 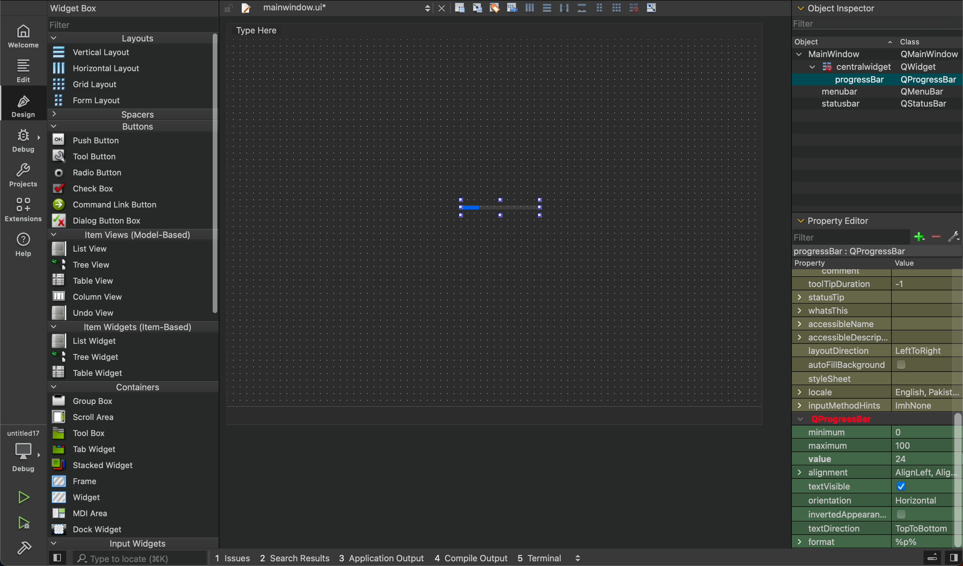 I want to click on Build, so click(x=931, y=559).